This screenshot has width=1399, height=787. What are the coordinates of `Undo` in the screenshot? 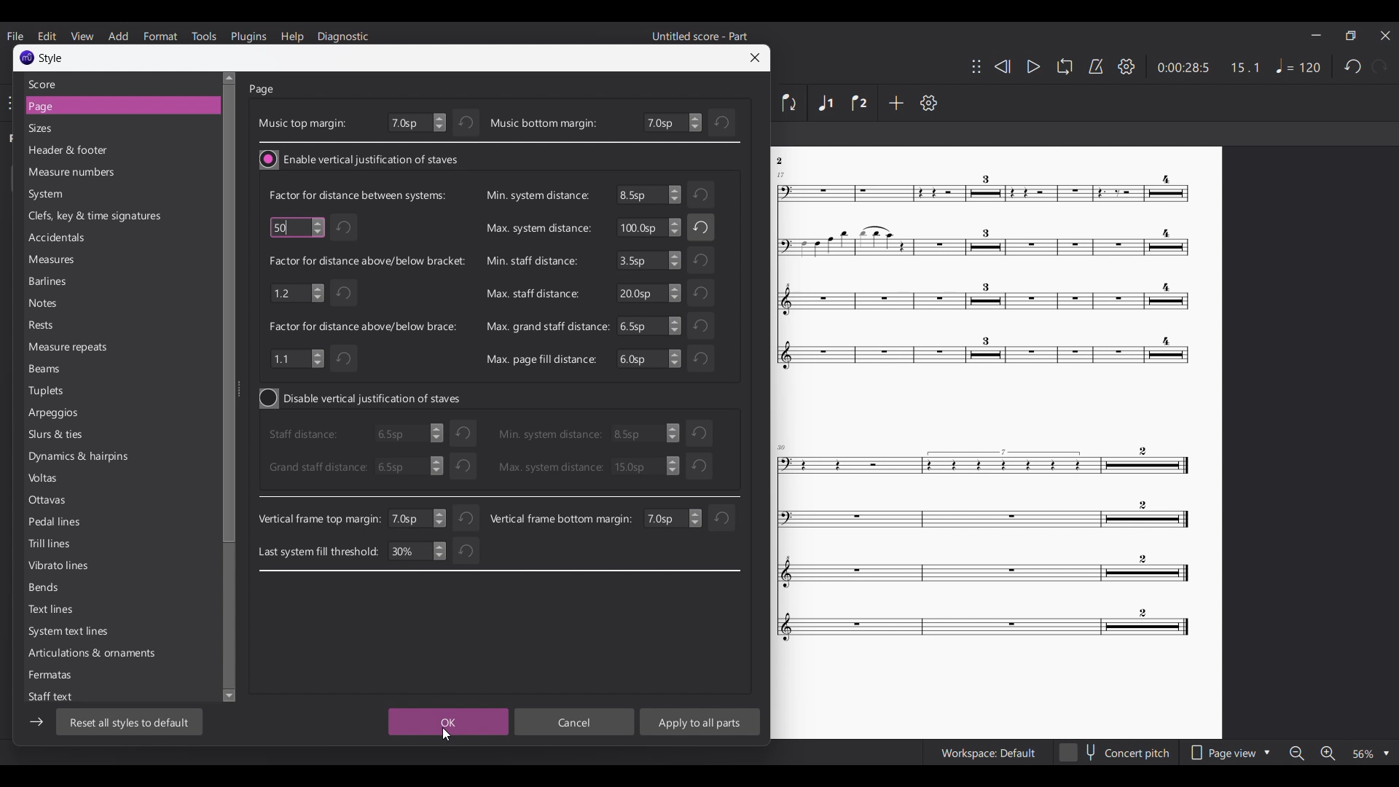 It's located at (466, 123).